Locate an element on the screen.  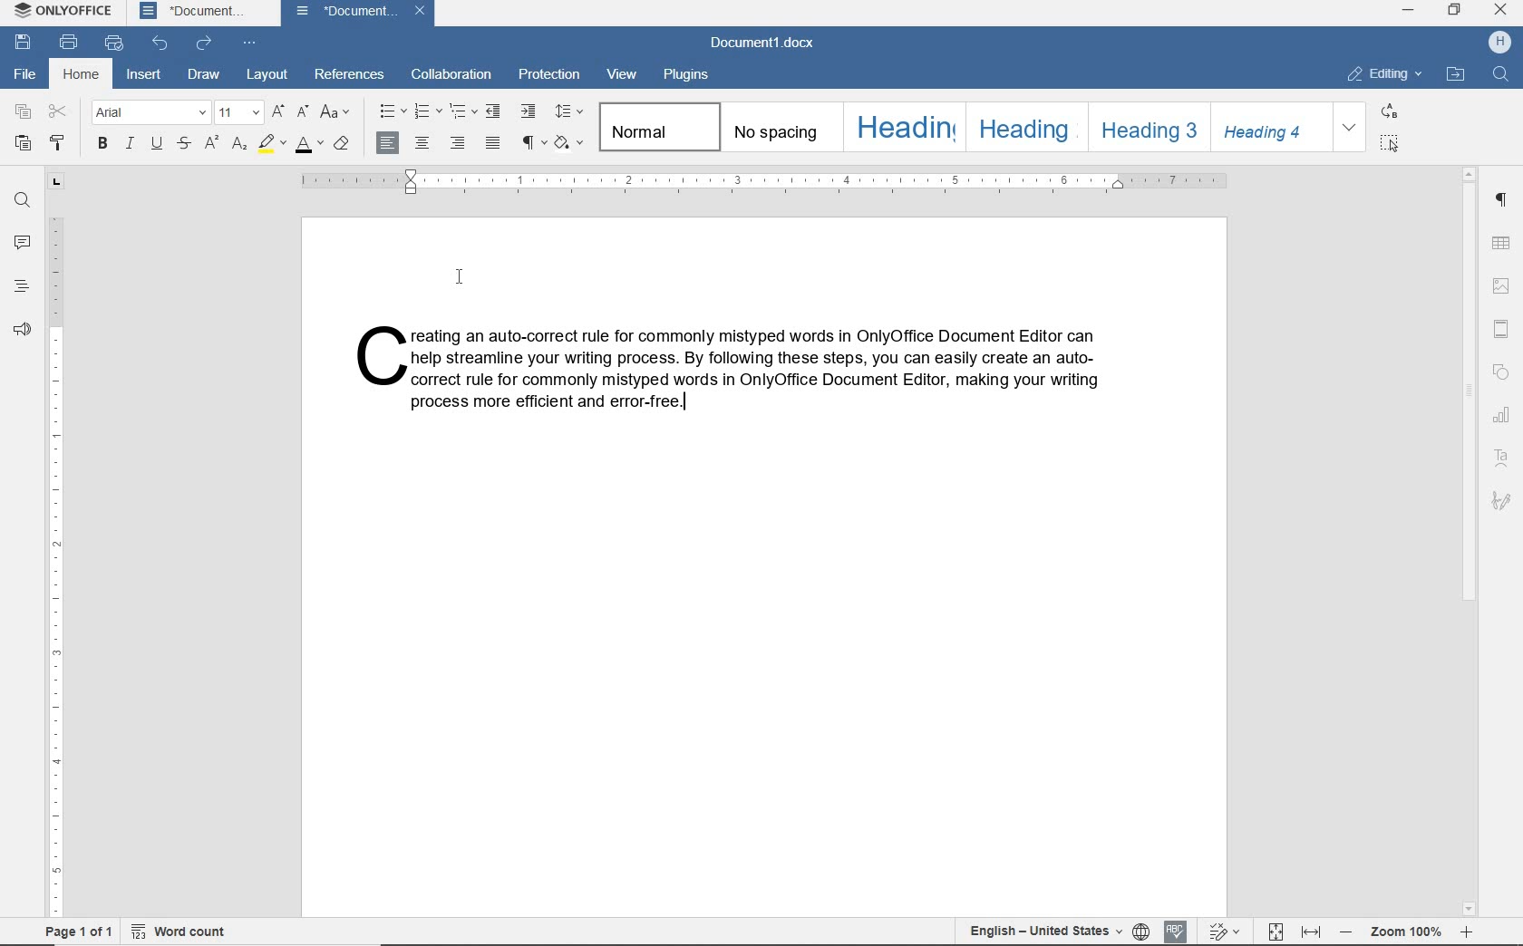
CUT is located at coordinates (58, 111).